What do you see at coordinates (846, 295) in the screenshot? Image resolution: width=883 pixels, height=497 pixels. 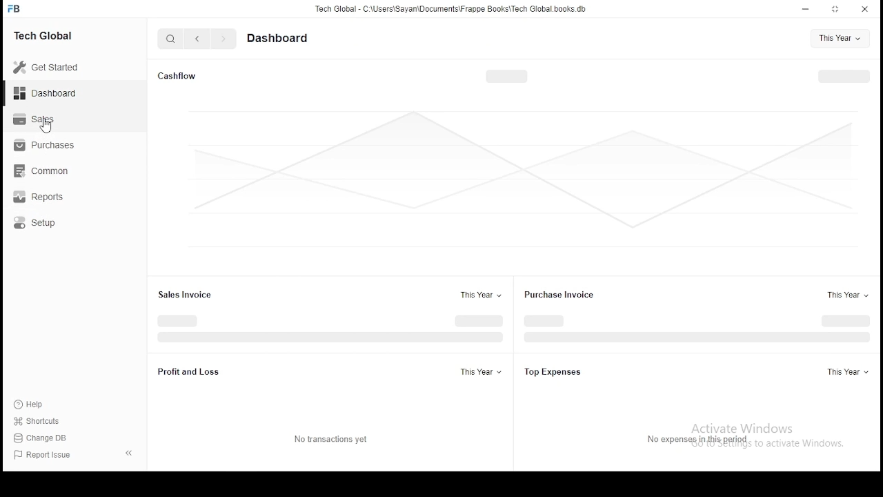 I see `this year` at bounding box center [846, 295].